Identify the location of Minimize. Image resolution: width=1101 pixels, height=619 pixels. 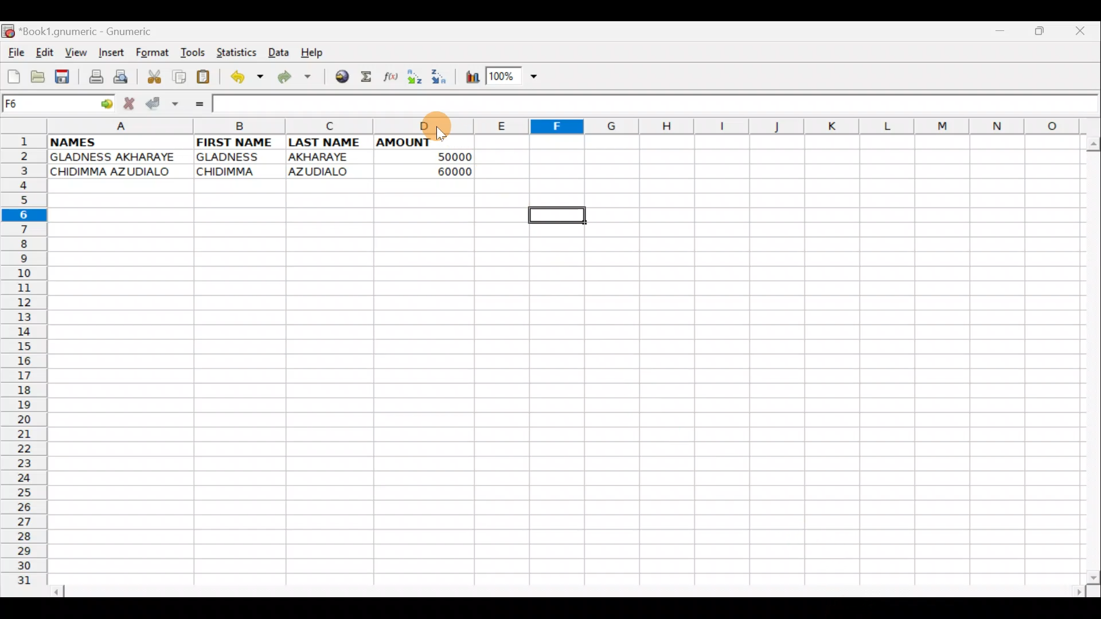
(1004, 33).